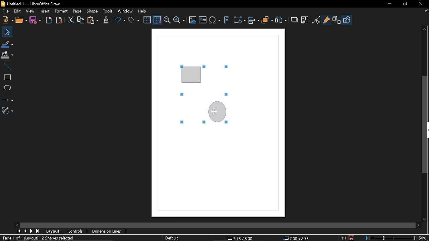  What do you see at coordinates (34, 4) in the screenshot?
I see `Current window` at bounding box center [34, 4].